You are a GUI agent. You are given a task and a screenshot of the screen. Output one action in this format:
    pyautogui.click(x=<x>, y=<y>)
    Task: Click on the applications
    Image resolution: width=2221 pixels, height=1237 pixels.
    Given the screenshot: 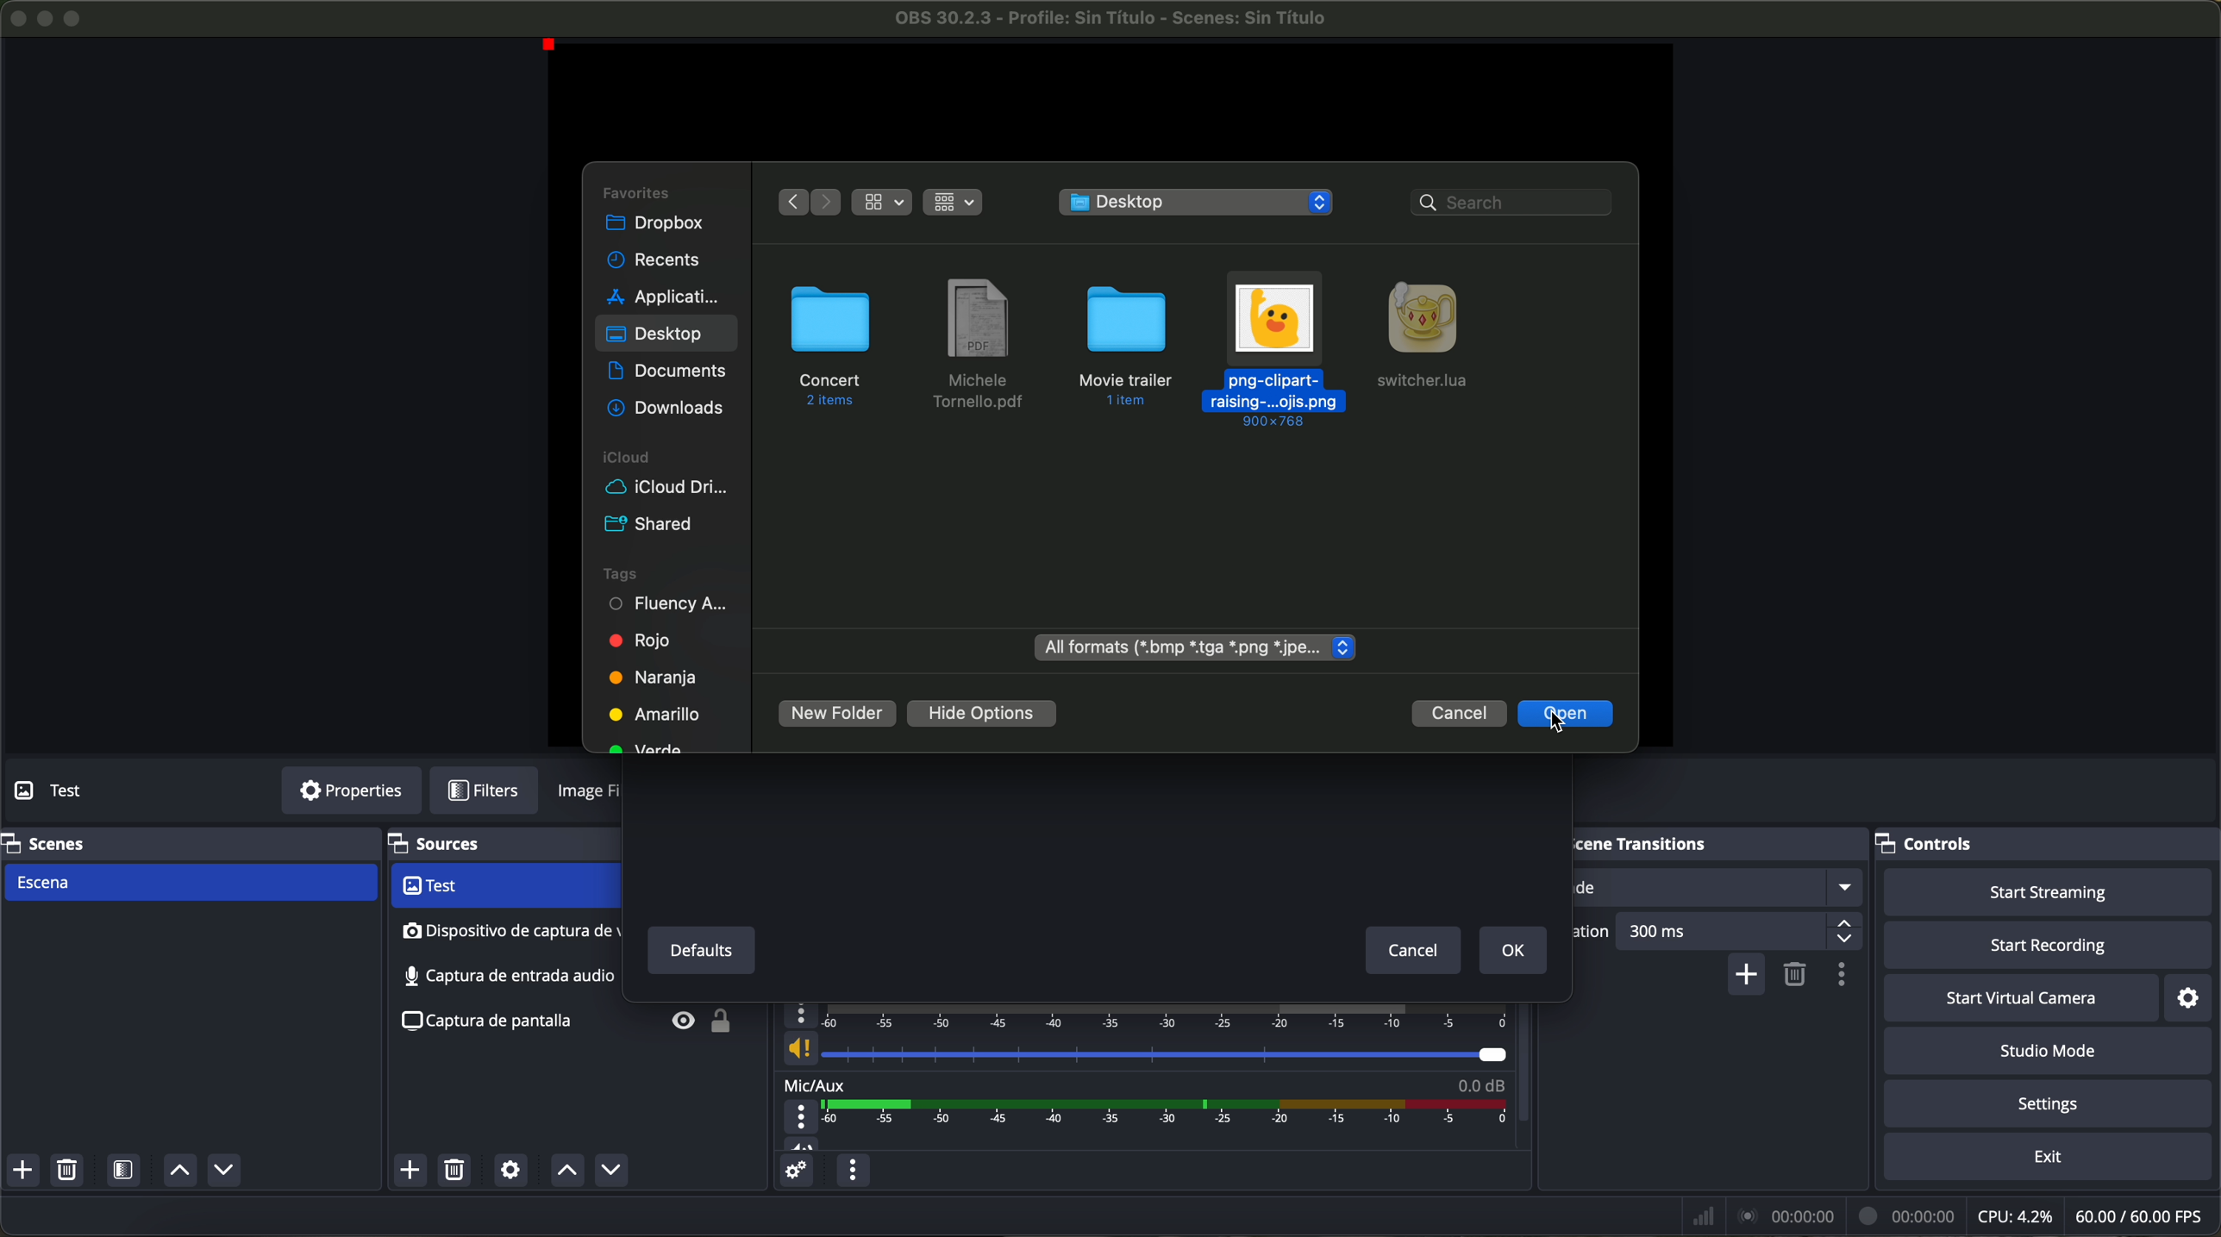 What is the action you would take?
    pyautogui.click(x=663, y=296)
    